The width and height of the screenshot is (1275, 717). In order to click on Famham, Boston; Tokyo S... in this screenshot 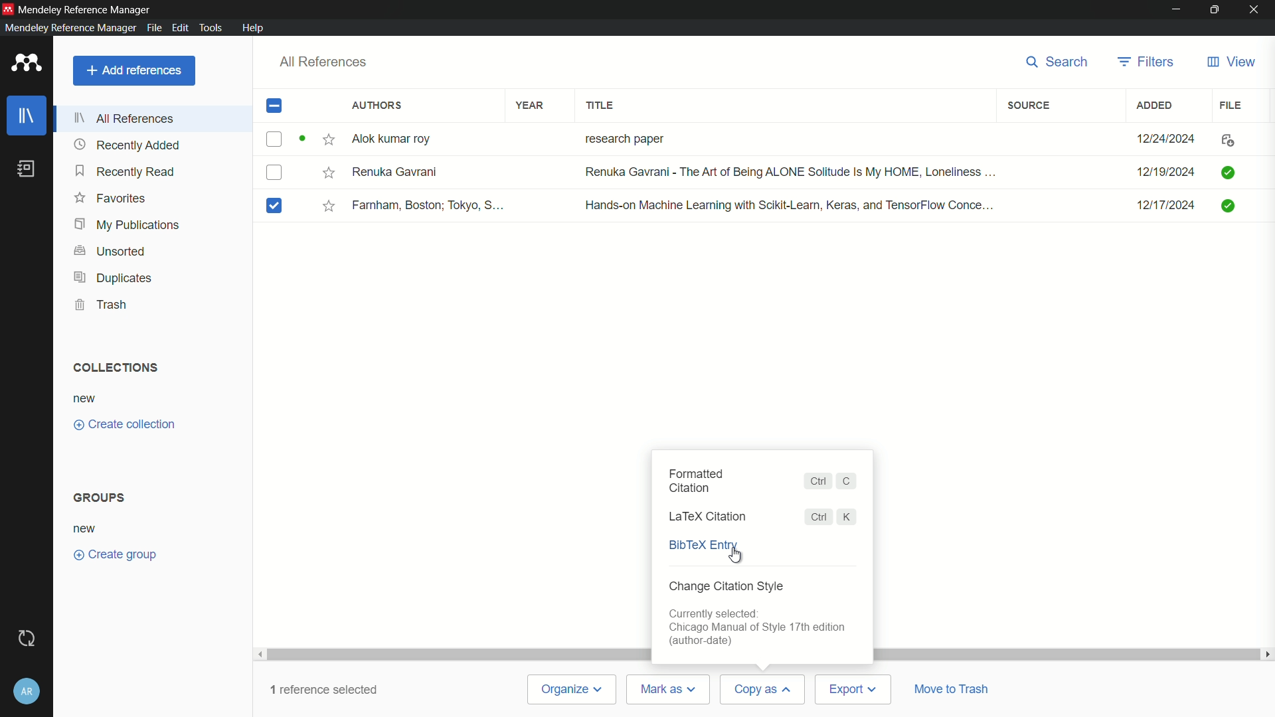, I will do `click(431, 205)`.